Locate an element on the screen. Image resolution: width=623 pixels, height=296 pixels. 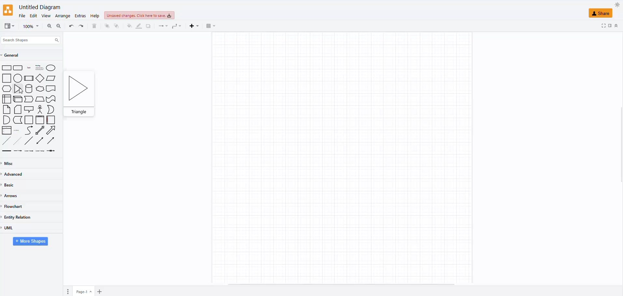
File Icon is located at coordinates (18, 110).